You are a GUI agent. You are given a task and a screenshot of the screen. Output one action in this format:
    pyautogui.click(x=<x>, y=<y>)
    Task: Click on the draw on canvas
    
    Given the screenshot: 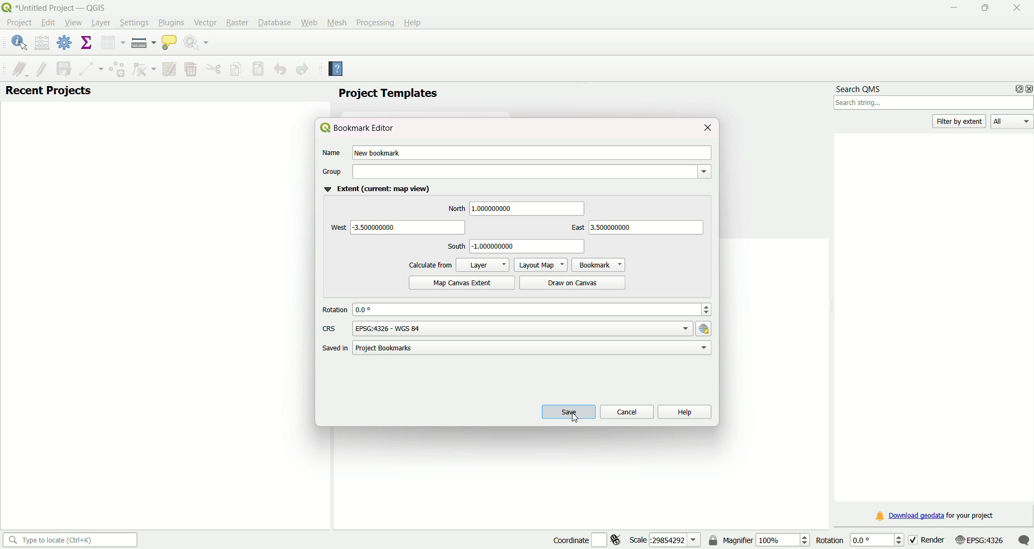 What is the action you would take?
    pyautogui.click(x=574, y=282)
    